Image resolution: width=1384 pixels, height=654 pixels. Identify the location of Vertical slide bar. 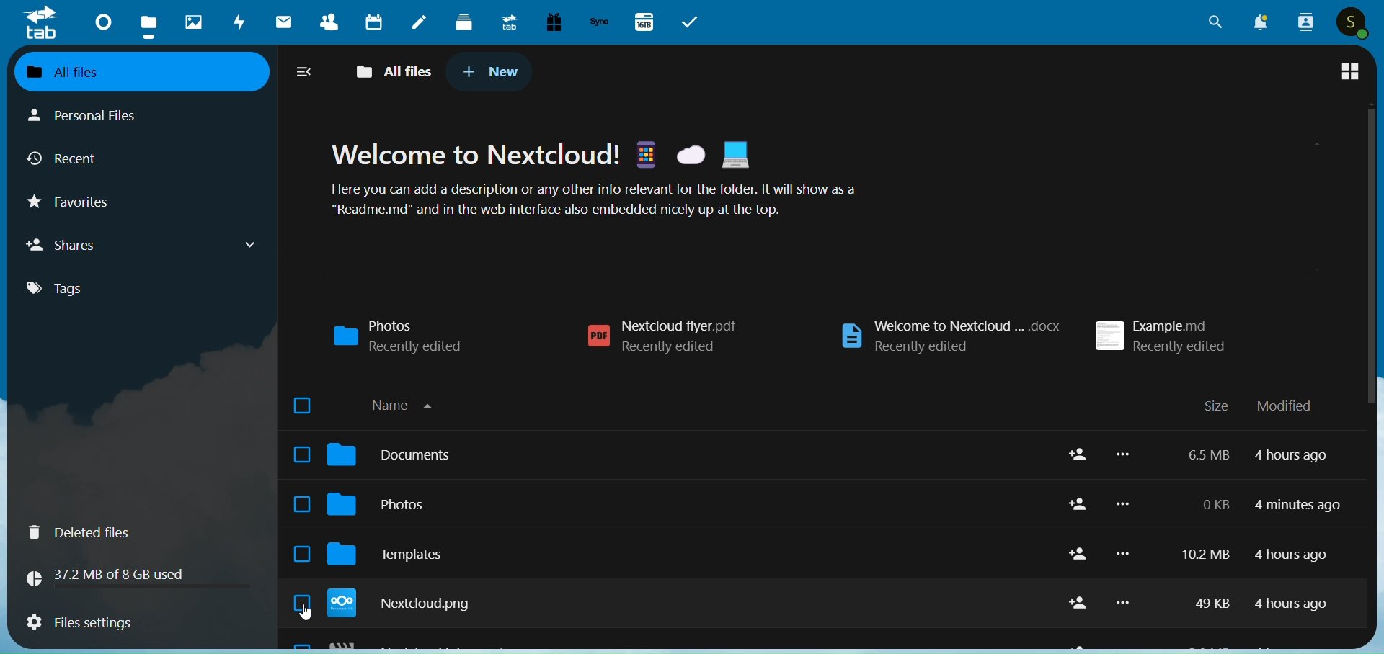
(1372, 319).